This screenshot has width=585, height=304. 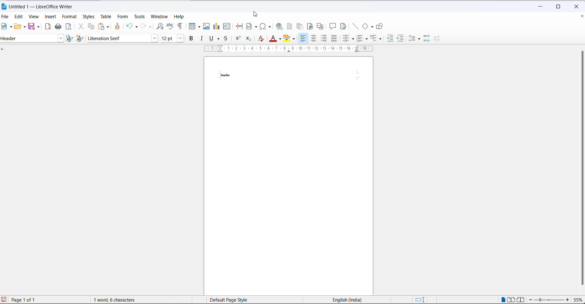 I want to click on spelling, so click(x=170, y=26).